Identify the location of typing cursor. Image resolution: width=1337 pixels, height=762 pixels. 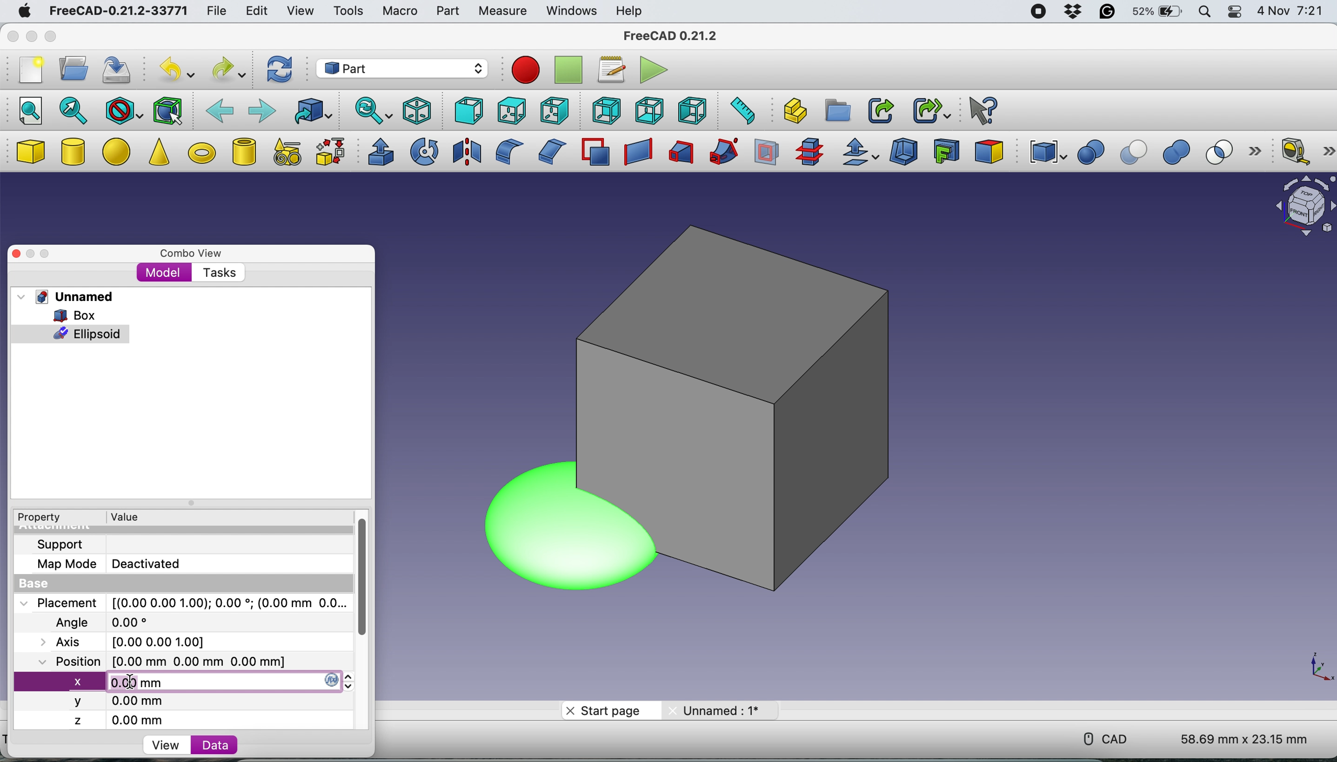
(136, 682).